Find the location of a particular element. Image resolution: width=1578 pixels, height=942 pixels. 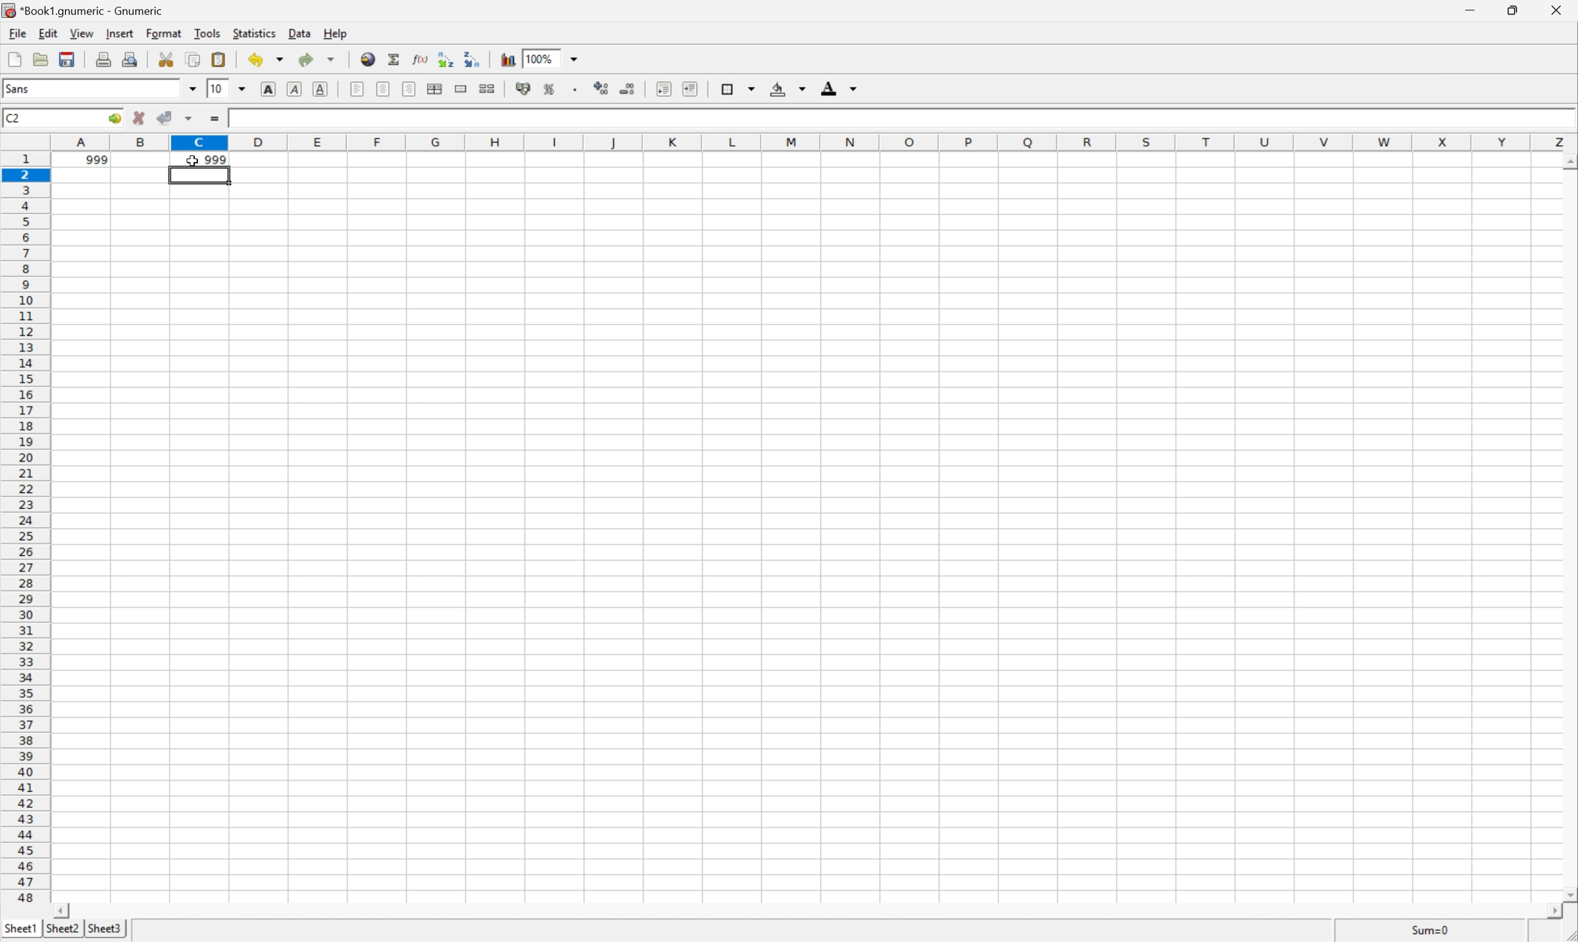

tools is located at coordinates (208, 34).